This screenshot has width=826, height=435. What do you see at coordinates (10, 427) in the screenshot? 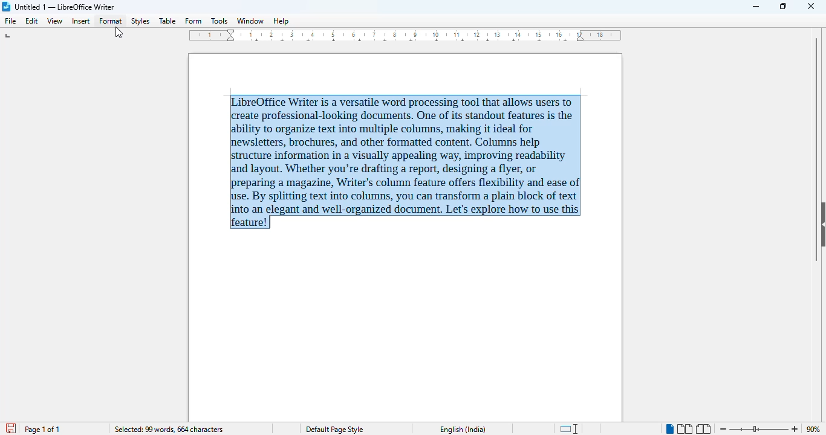
I see `save document` at bounding box center [10, 427].